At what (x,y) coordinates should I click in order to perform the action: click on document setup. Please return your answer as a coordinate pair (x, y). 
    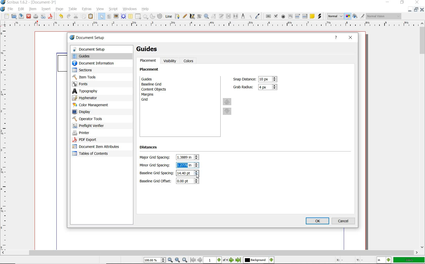
    Looking at the image, I should click on (101, 49).